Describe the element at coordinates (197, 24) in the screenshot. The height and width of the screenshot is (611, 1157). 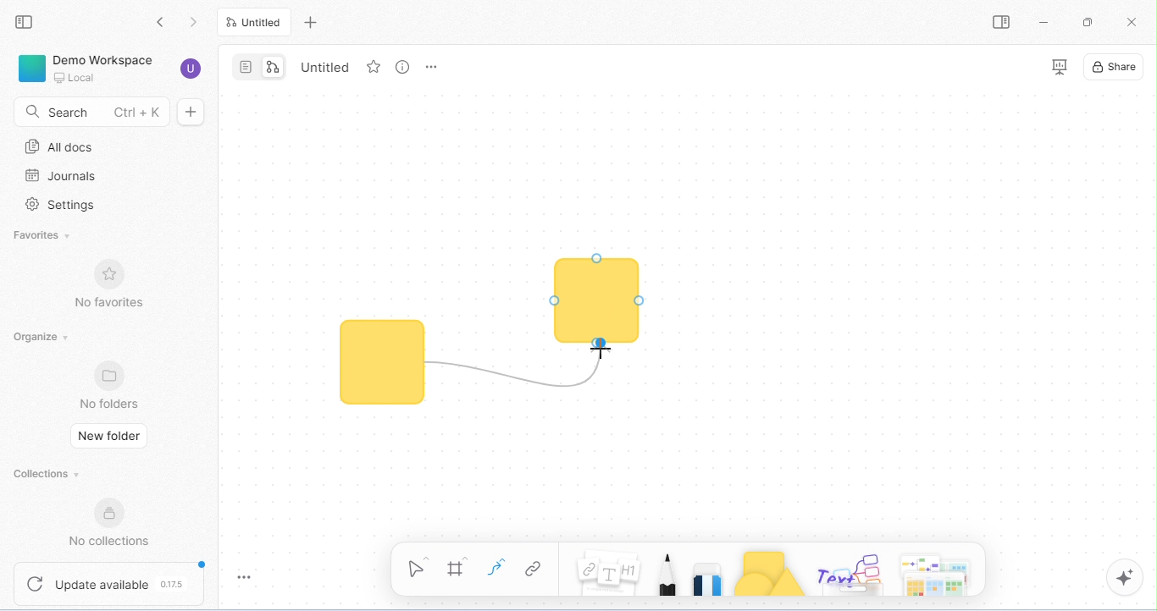
I see `go previous` at that location.